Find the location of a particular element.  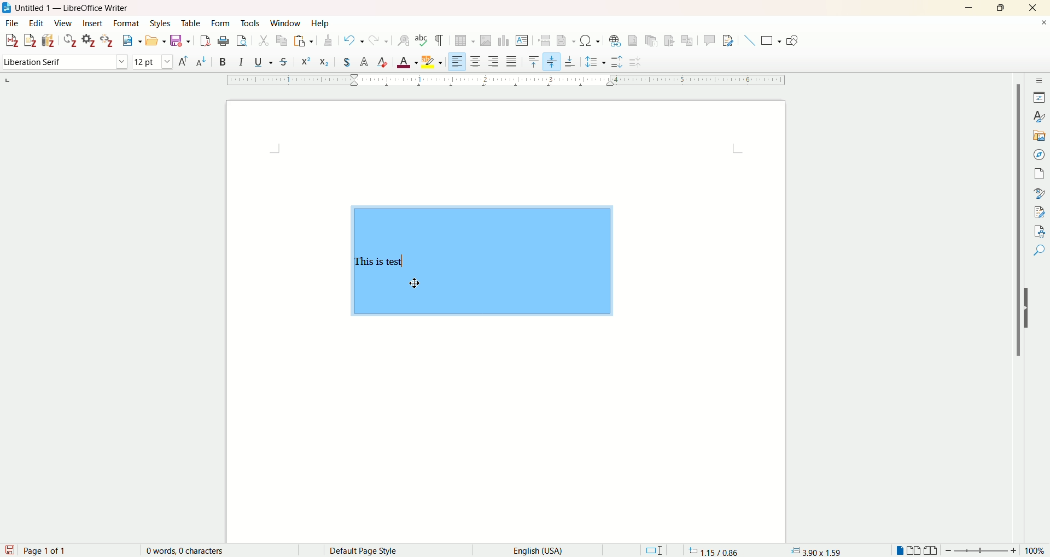

standard selection is located at coordinates (654, 549).